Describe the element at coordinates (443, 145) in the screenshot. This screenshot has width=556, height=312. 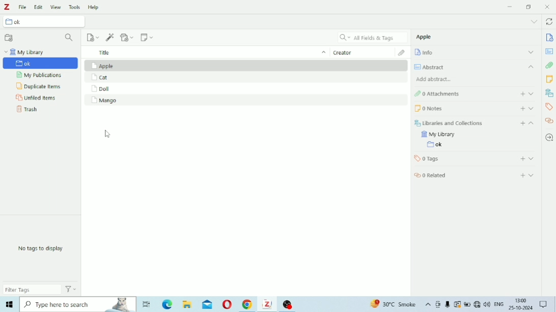
I see `Untitled` at that location.